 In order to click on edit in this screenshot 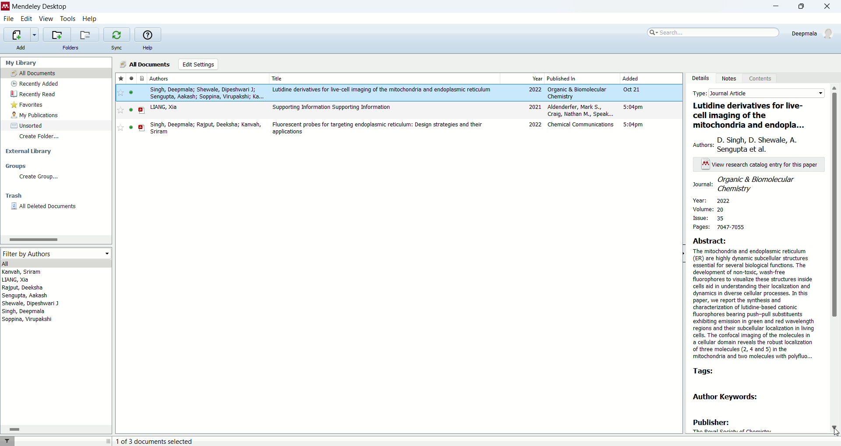, I will do `click(25, 19)`.